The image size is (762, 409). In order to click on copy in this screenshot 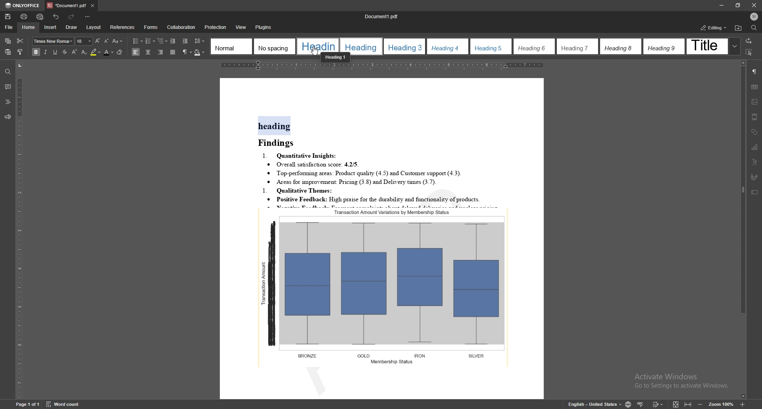, I will do `click(8, 41)`.